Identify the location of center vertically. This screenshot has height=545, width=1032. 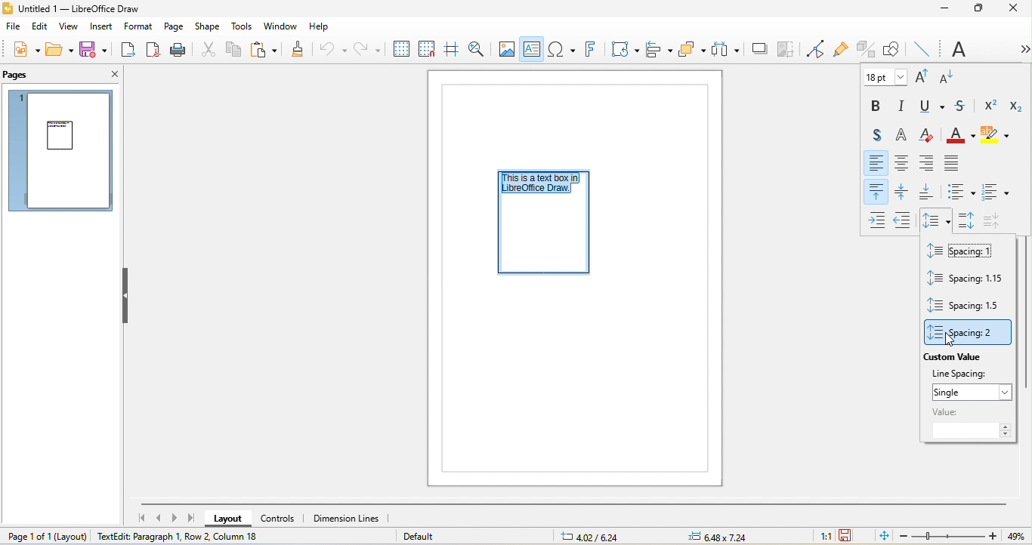
(904, 191).